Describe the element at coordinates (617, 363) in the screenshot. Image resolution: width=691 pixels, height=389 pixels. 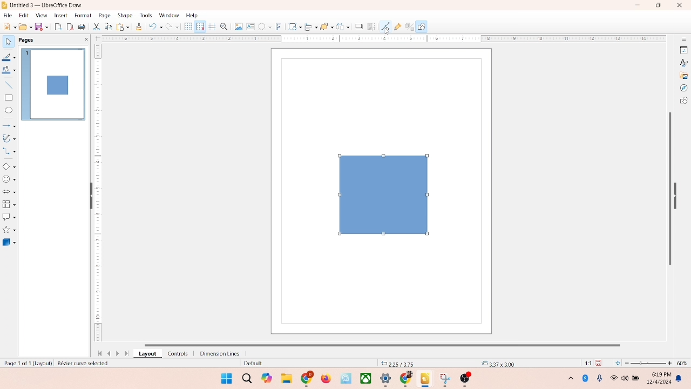
I see `fit to current window` at that location.